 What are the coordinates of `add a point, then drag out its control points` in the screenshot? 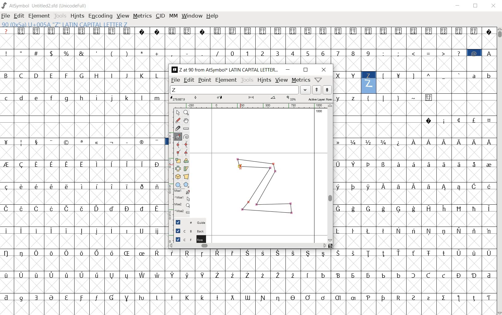 It's located at (177, 137).